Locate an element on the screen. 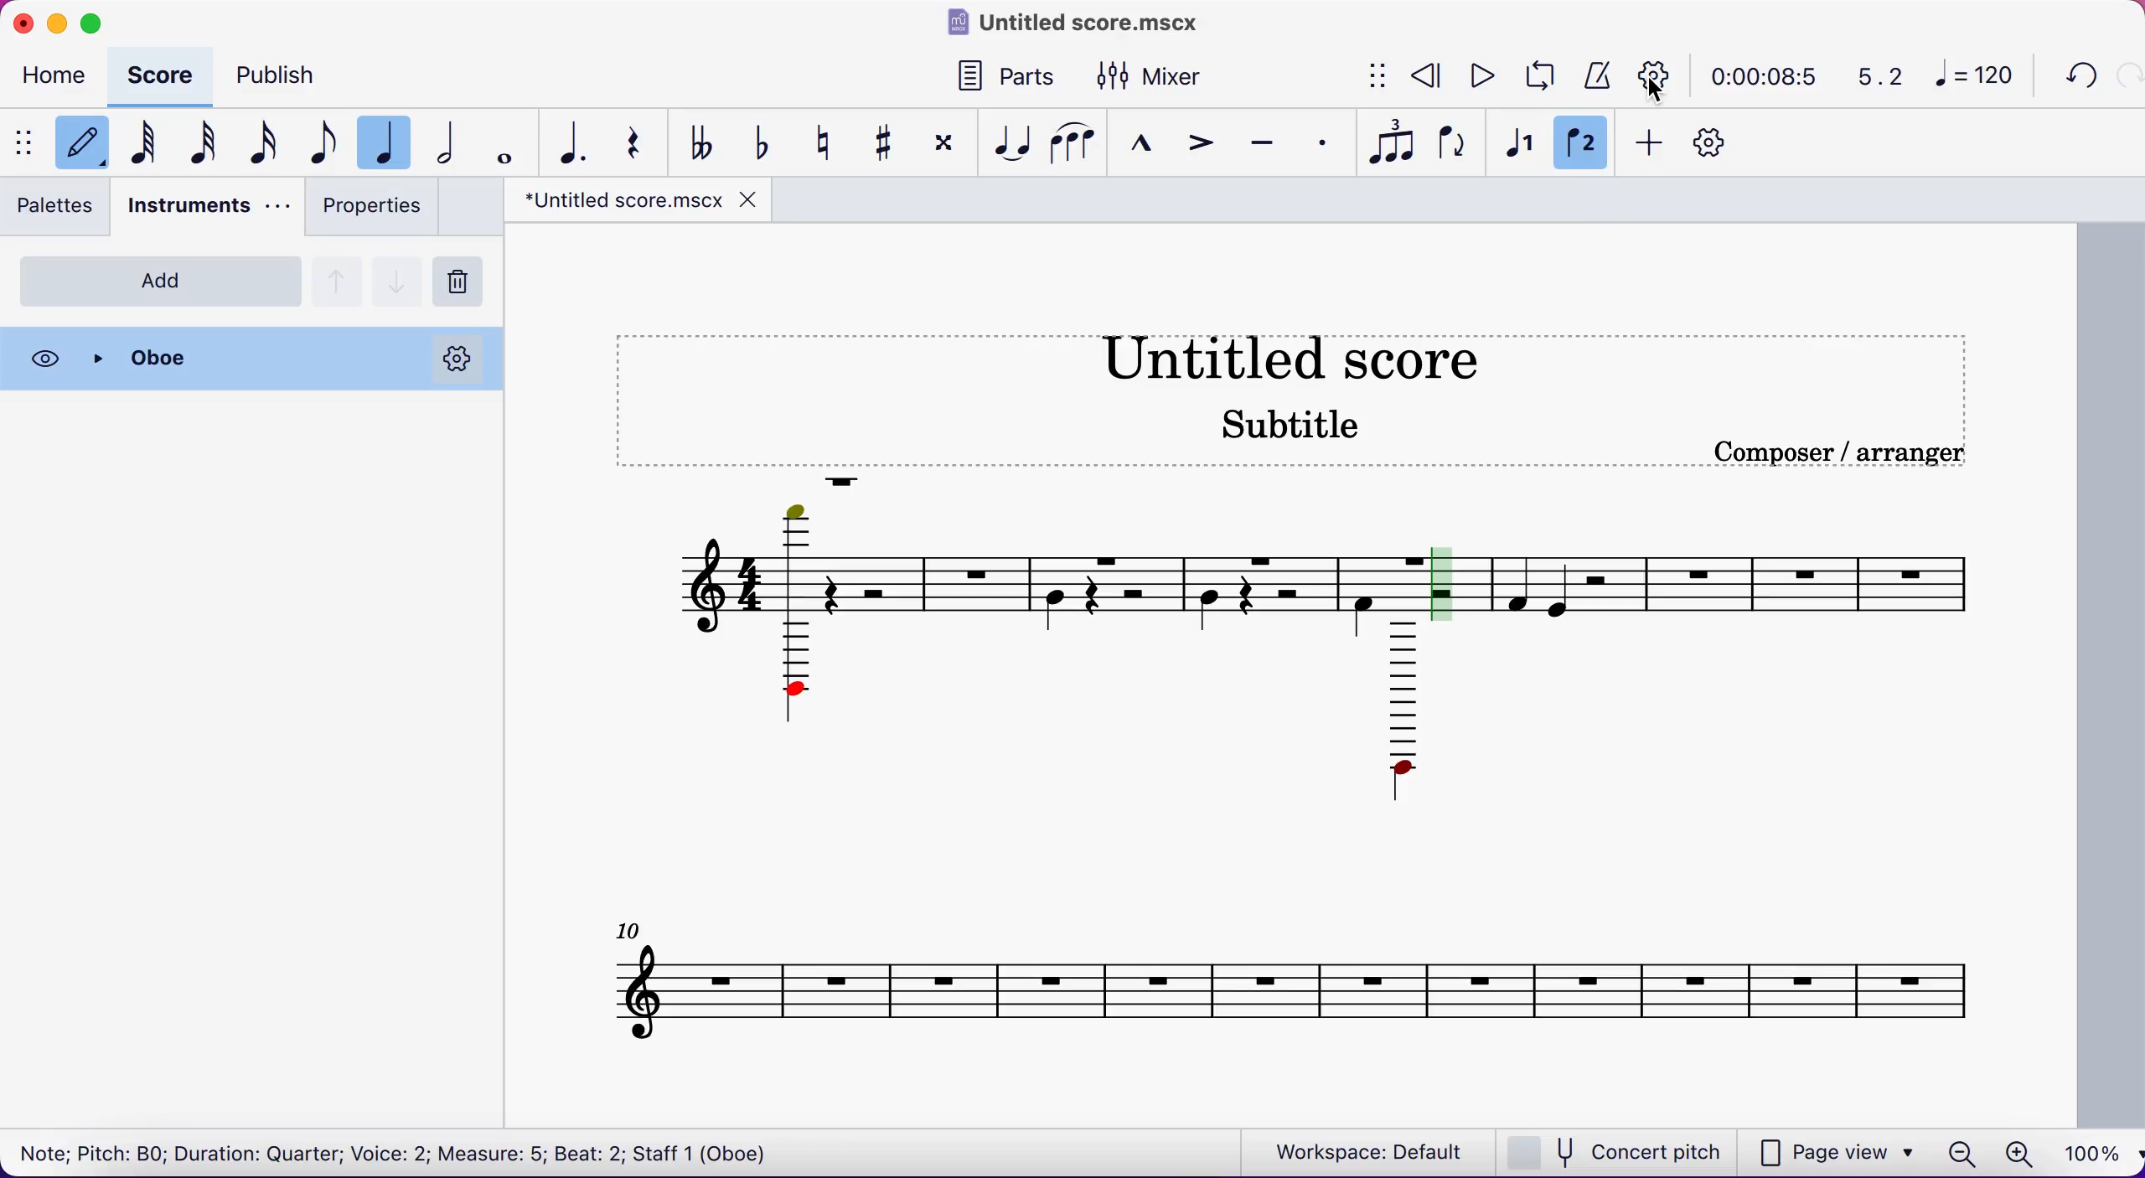 The height and width of the screenshot is (1178, 2145). playback loop is located at coordinates (1542, 76).